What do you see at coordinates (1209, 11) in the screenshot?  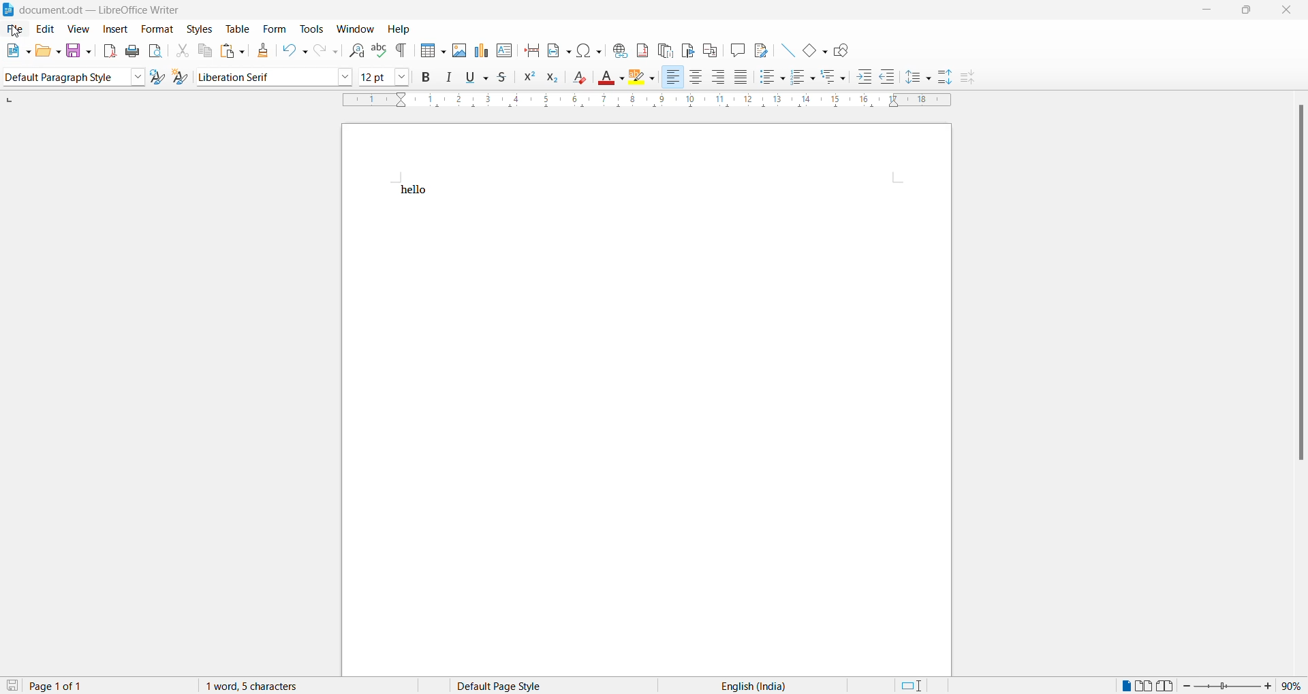 I see `minimize` at bounding box center [1209, 11].